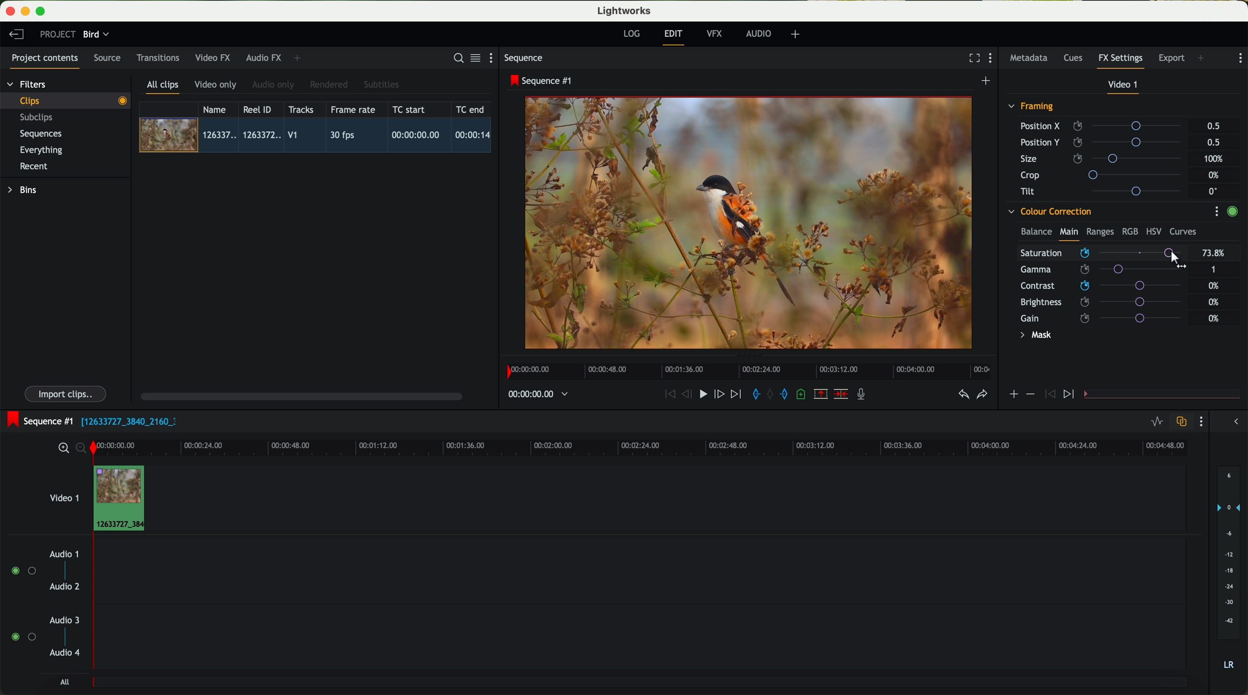  Describe the element at coordinates (1049, 212) in the screenshot. I see `colour correction` at that location.